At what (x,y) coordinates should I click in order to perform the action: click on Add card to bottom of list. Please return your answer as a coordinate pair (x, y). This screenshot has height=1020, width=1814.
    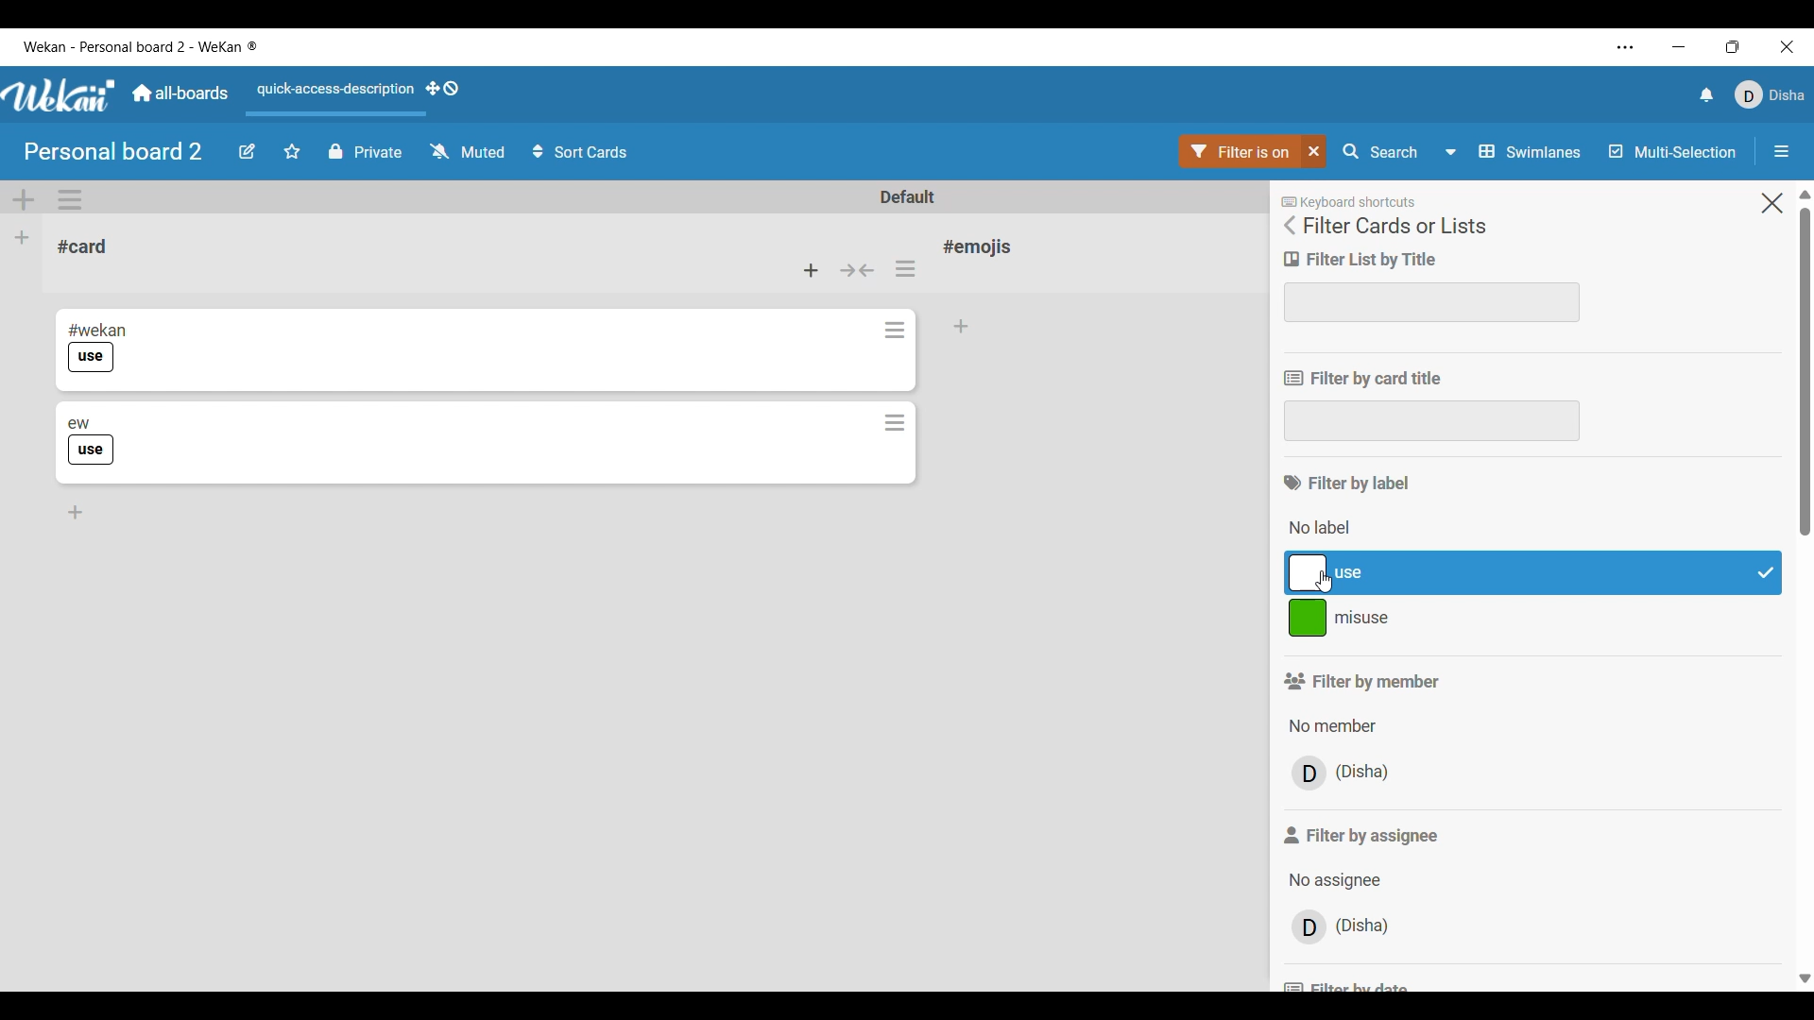
    Looking at the image, I should click on (77, 512).